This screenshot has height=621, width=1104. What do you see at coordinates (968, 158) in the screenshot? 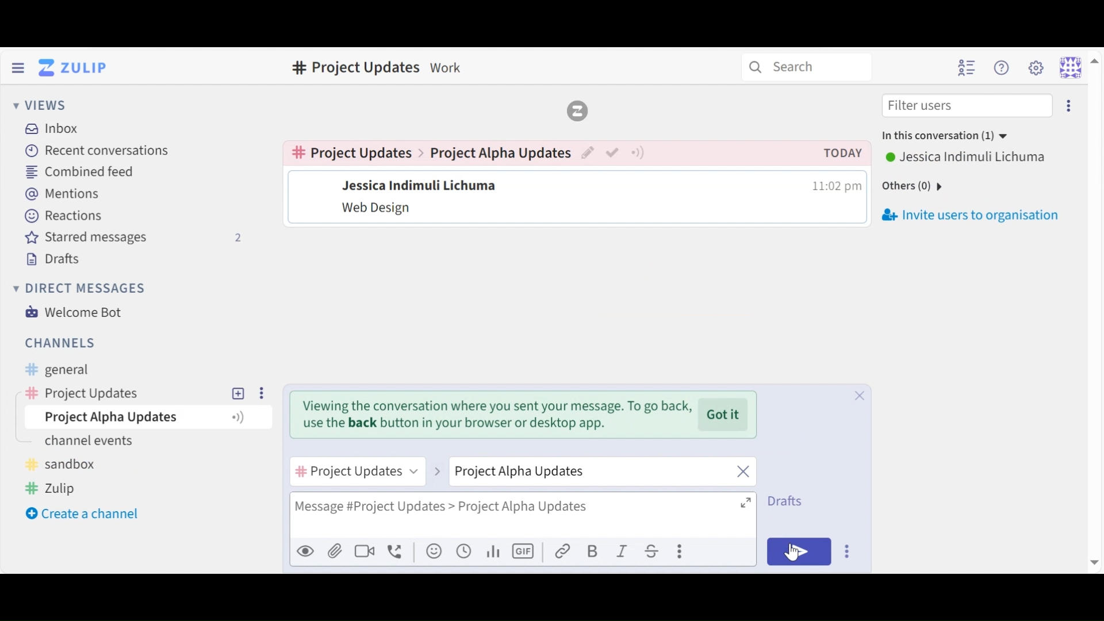
I see `Username` at bounding box center [968, 158].